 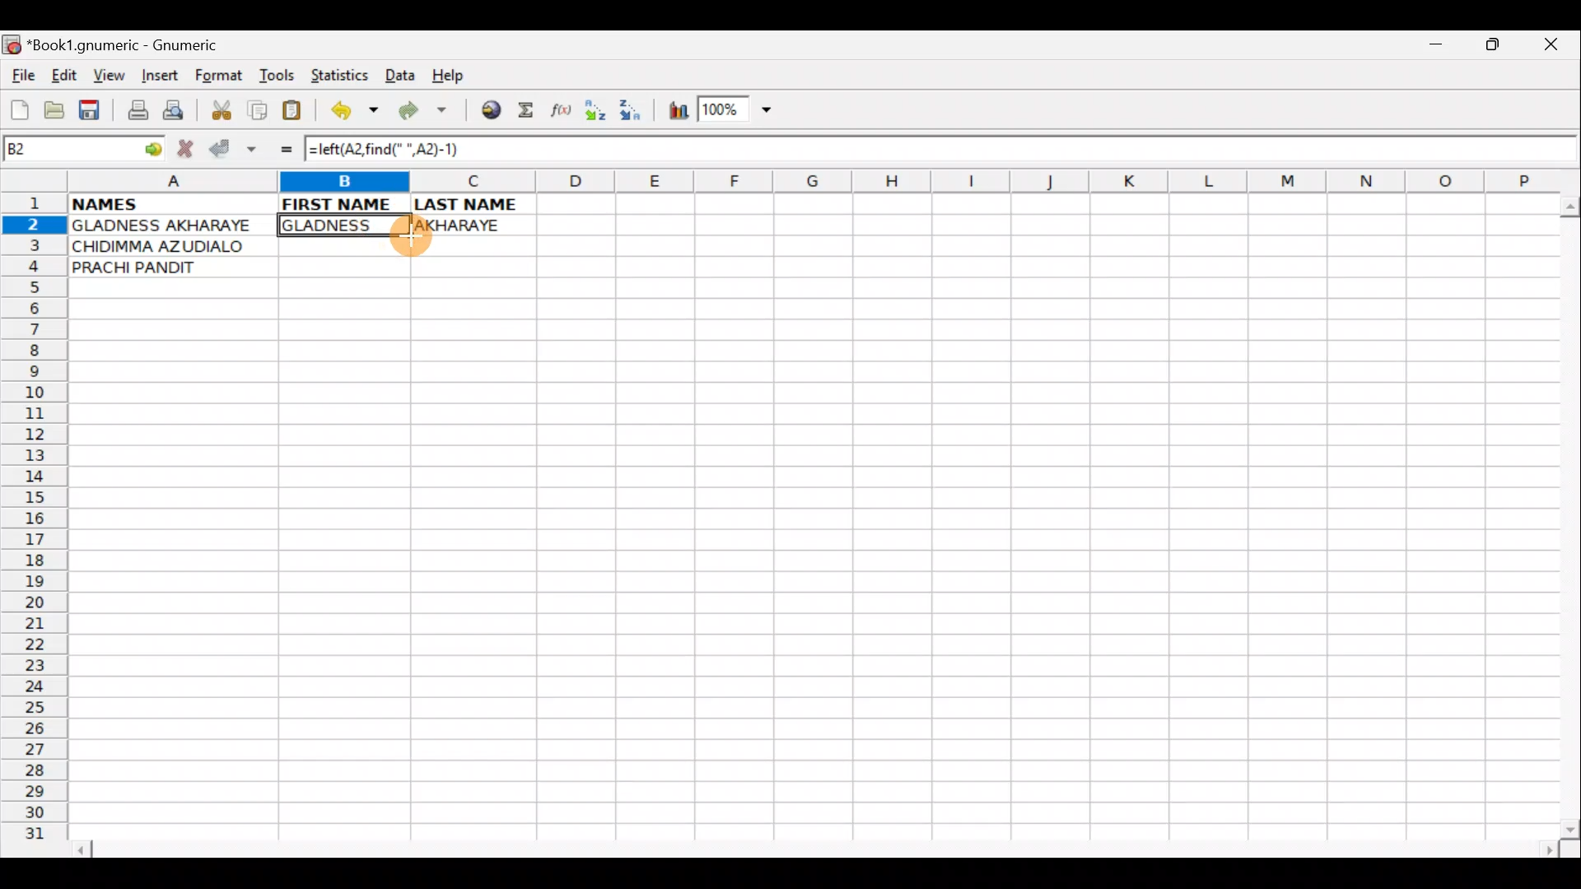 What do you see at coordinates (600, 114) in the screenshot?
I see `Sort Ascending order` at bounding box center [600, 114].